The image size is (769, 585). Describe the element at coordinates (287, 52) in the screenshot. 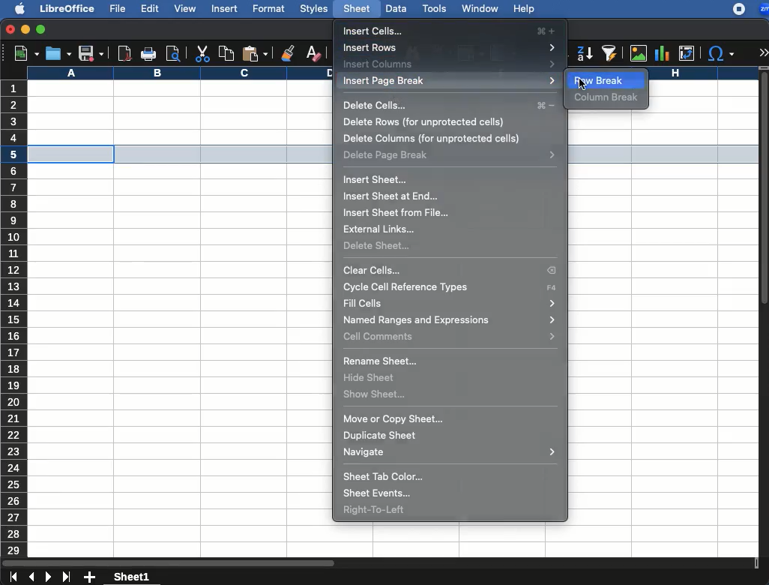

I see `clone formatting` at that location.